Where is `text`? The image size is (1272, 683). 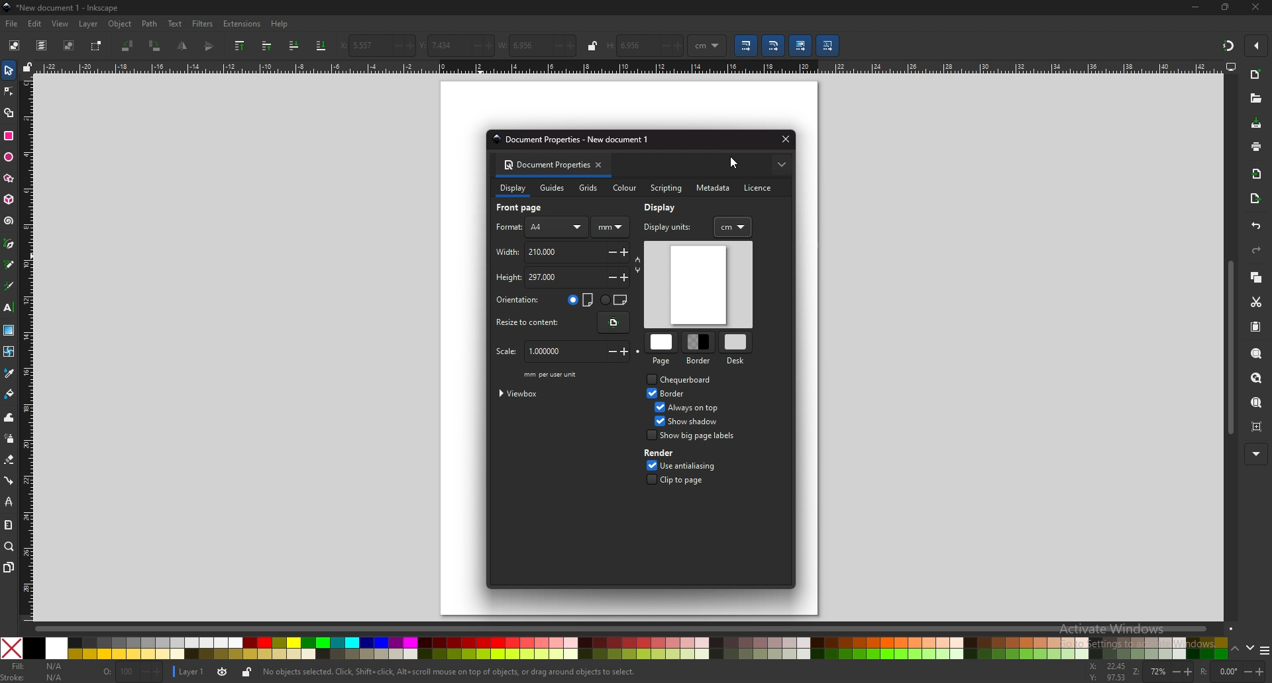
text is located at coordinates (176, 24).